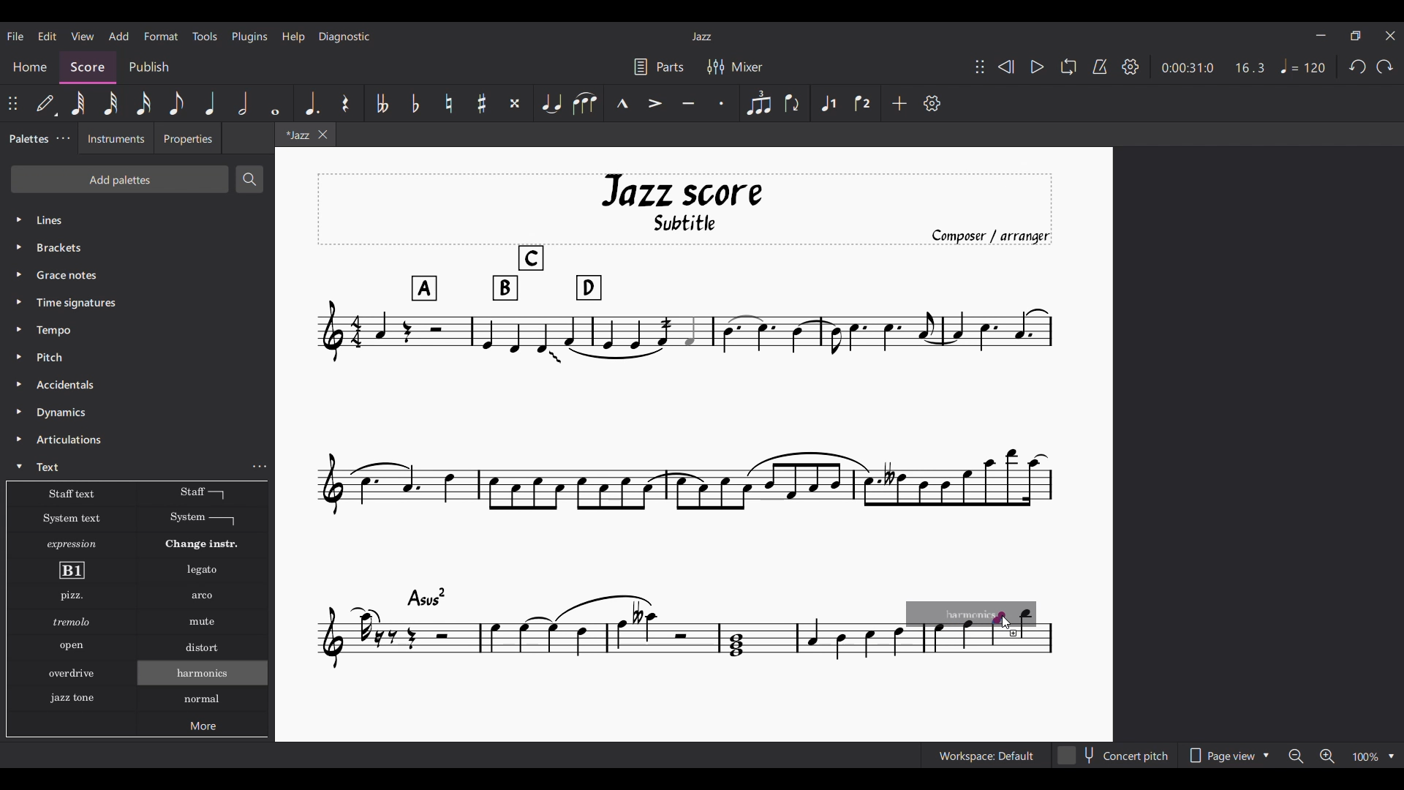 Image resolution: width=1404 pixels, height=790 pixels. I want to click on 64th note, so click(77, 103).